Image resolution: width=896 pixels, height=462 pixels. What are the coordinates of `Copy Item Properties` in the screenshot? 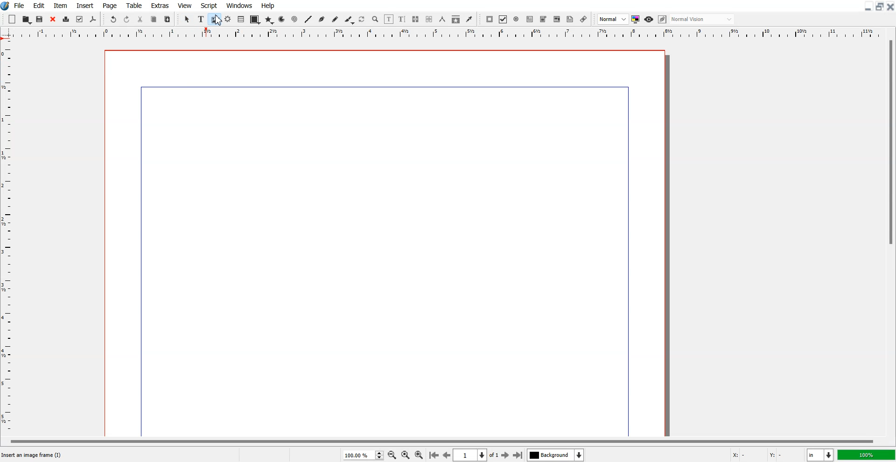 It's located at (455, 19).